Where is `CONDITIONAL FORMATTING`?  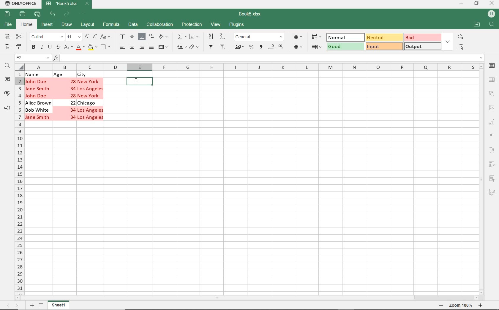 CONDITIONAL FORMATTING is located at coordinates (316, 37).